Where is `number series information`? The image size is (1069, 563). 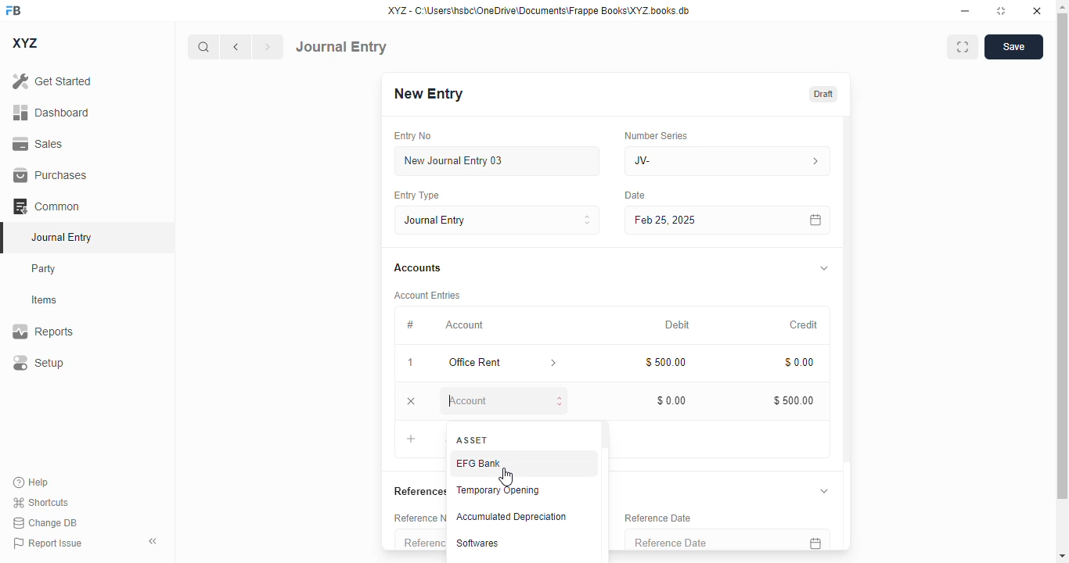
number series information is located at coordinates (813, 161).